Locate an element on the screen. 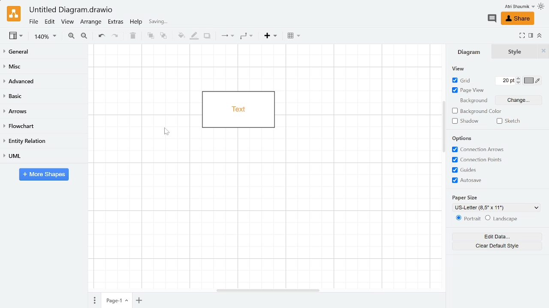 Image resolution: width=549 pixels, height=308 pixels. Text inside a shape is located at coordinates (236, 109).